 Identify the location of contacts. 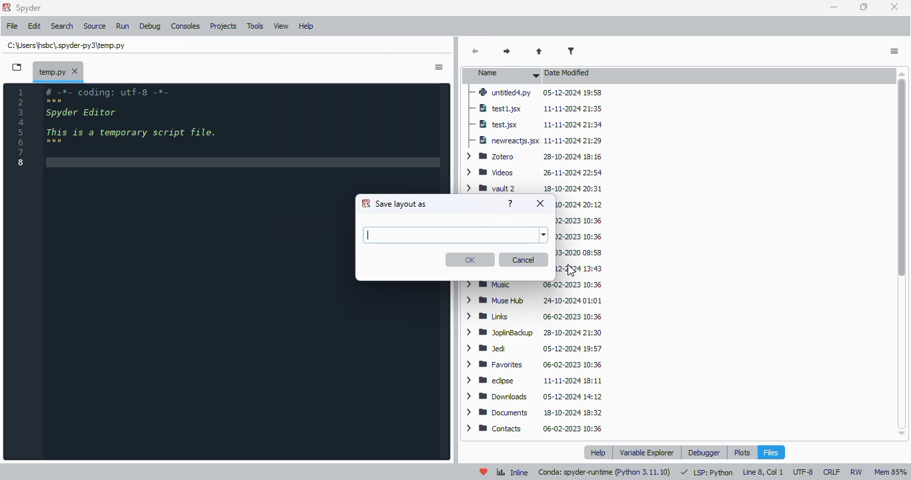
(538, 429).